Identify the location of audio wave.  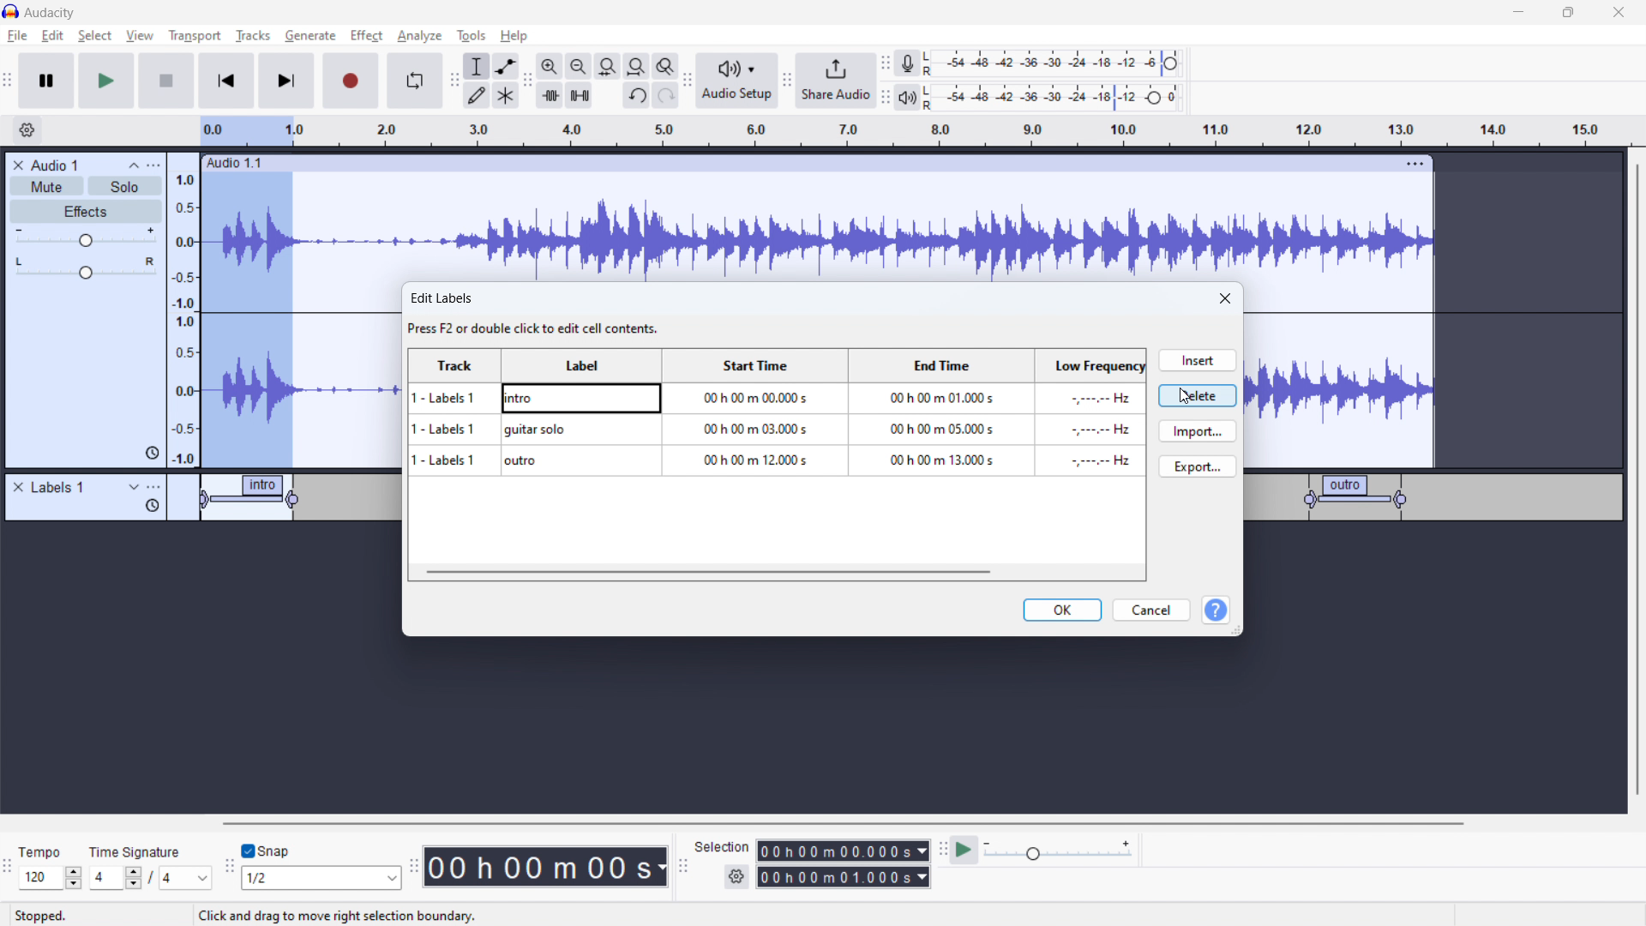
(303, 376).